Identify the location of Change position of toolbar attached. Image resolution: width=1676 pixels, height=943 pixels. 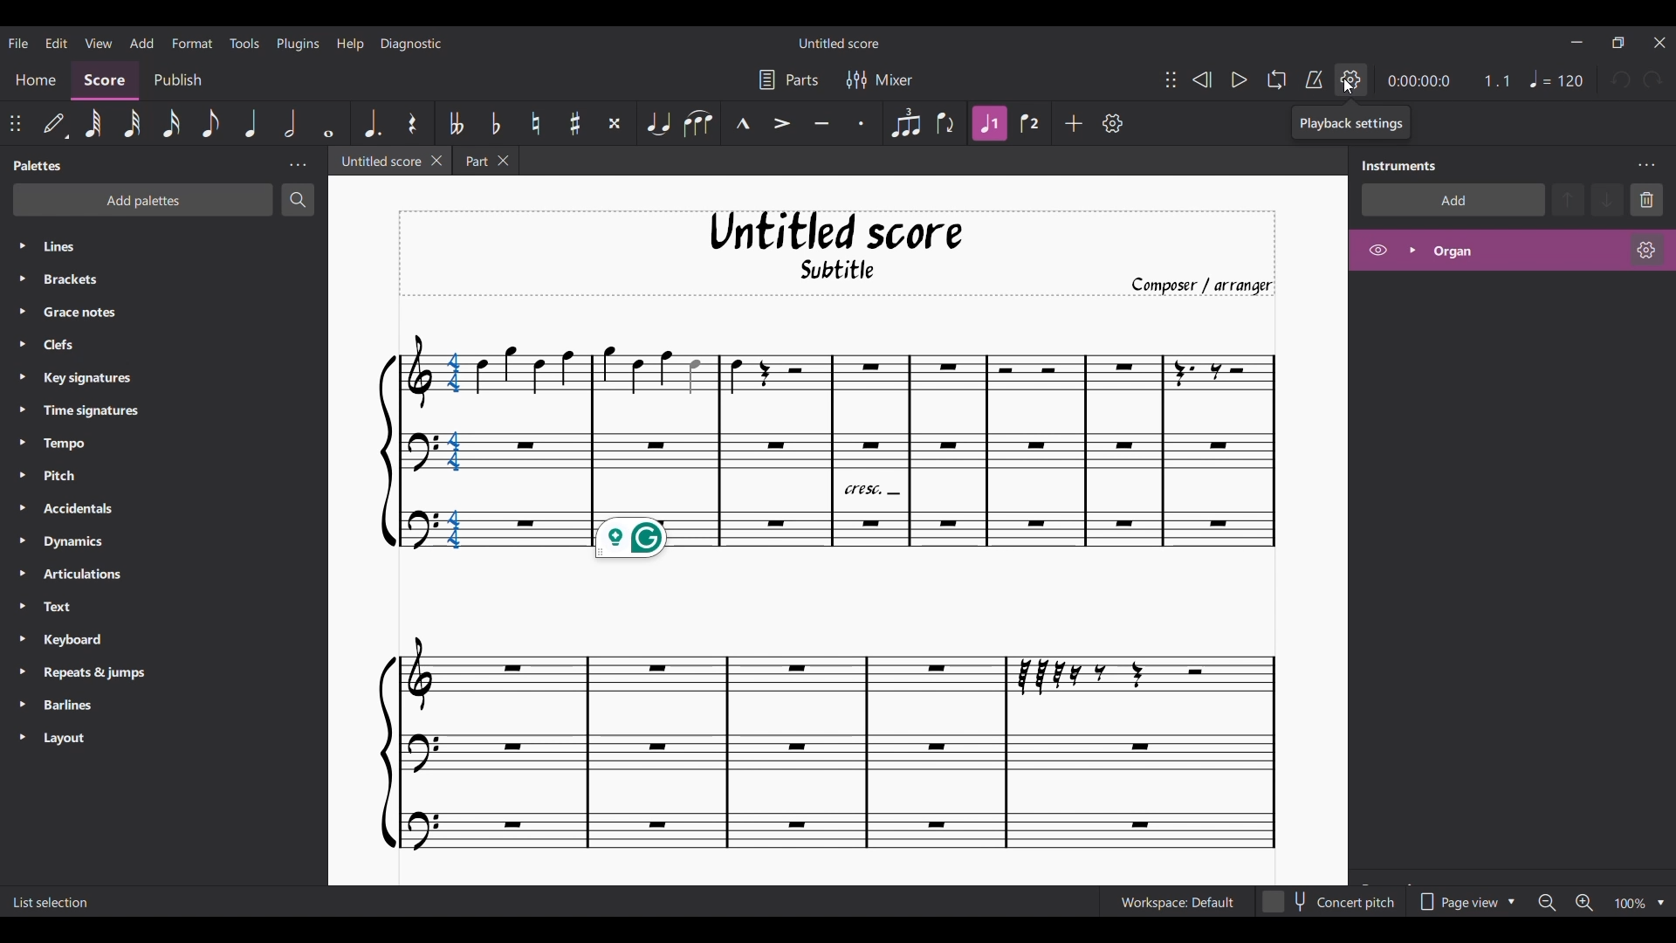
(15, 123).